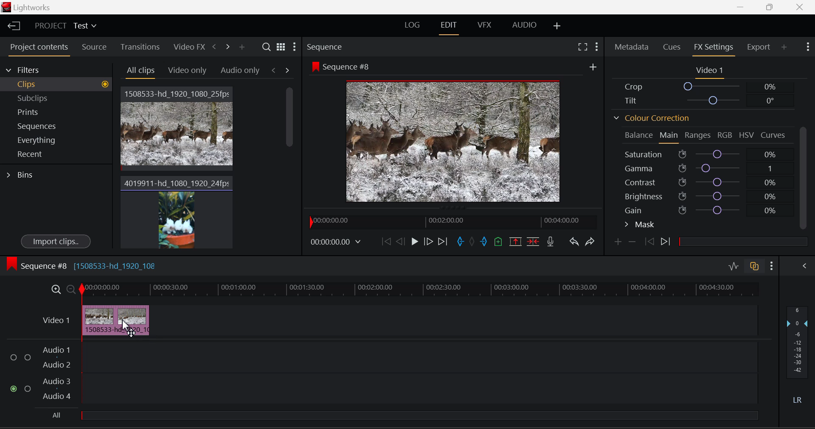 Image resolution: width=815 pixels, height=429 pixels. What do you see at coordinates (747, 136) in the screenshot?
I see `HSV` at bounding box center [747, 136].